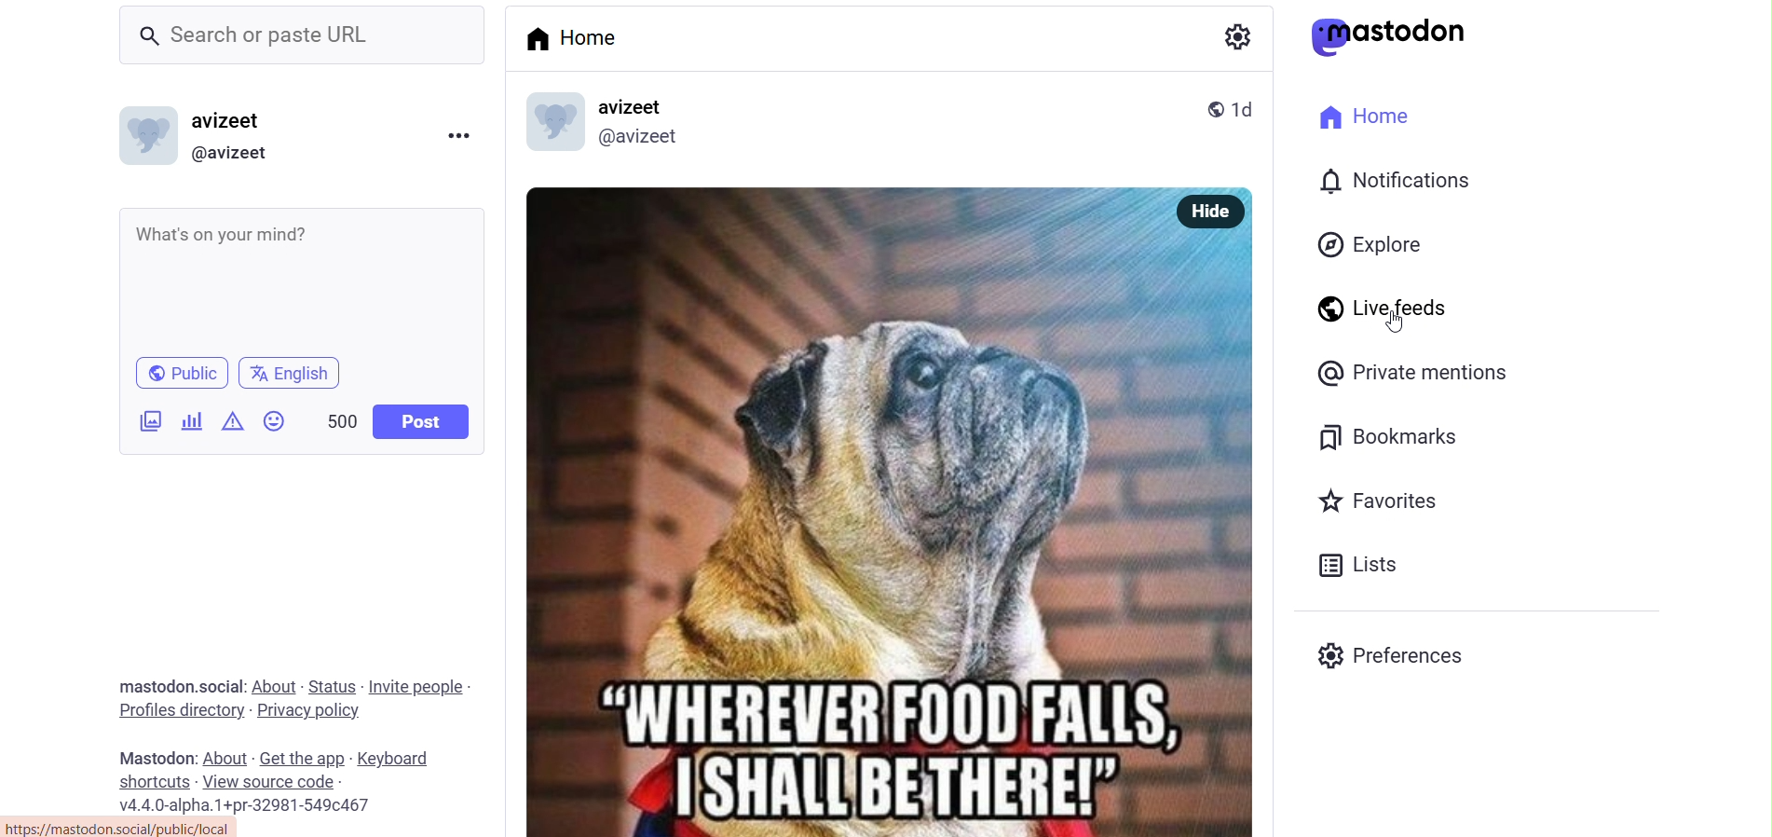  I want to click on mastodon, so click(153, 757).